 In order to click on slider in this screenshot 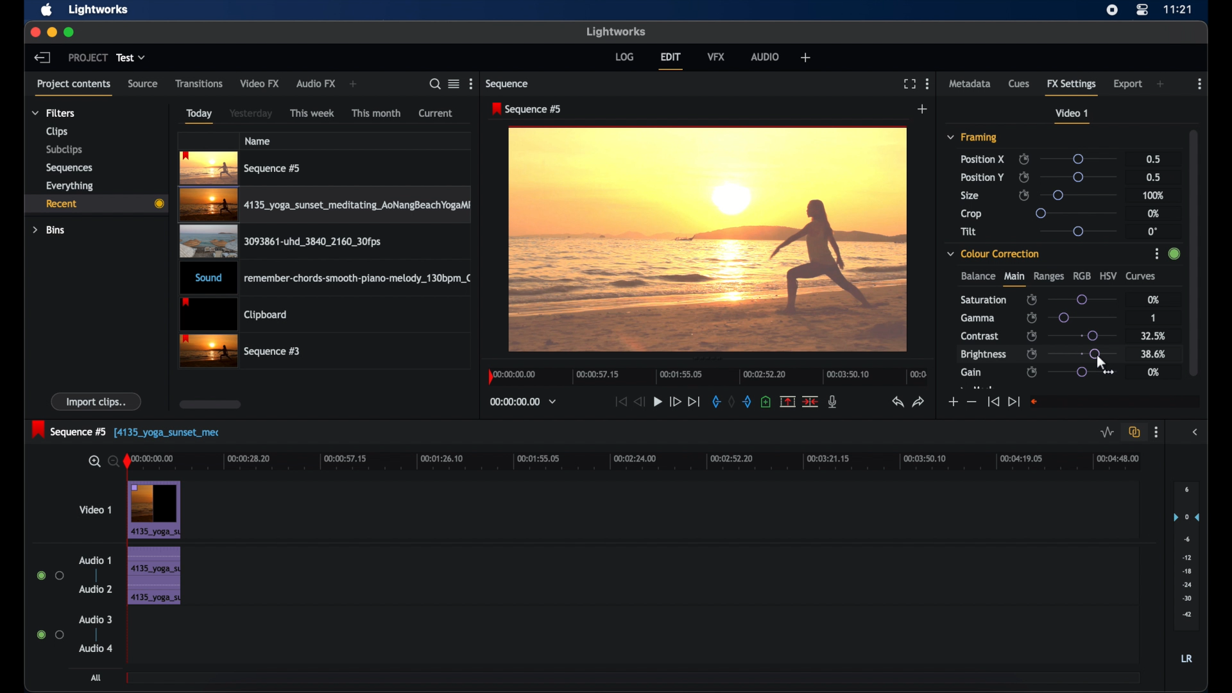, I will do `click(1074, 213)`.